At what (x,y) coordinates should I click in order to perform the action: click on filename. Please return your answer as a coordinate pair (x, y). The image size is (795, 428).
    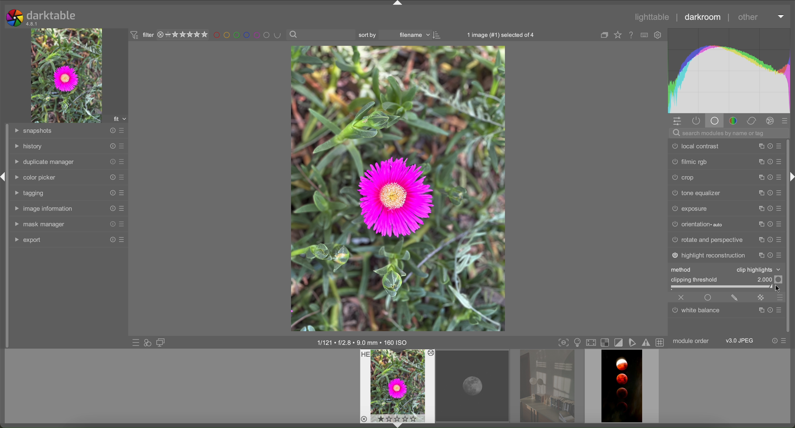
    Looking at the image, I should click on (414, 35).